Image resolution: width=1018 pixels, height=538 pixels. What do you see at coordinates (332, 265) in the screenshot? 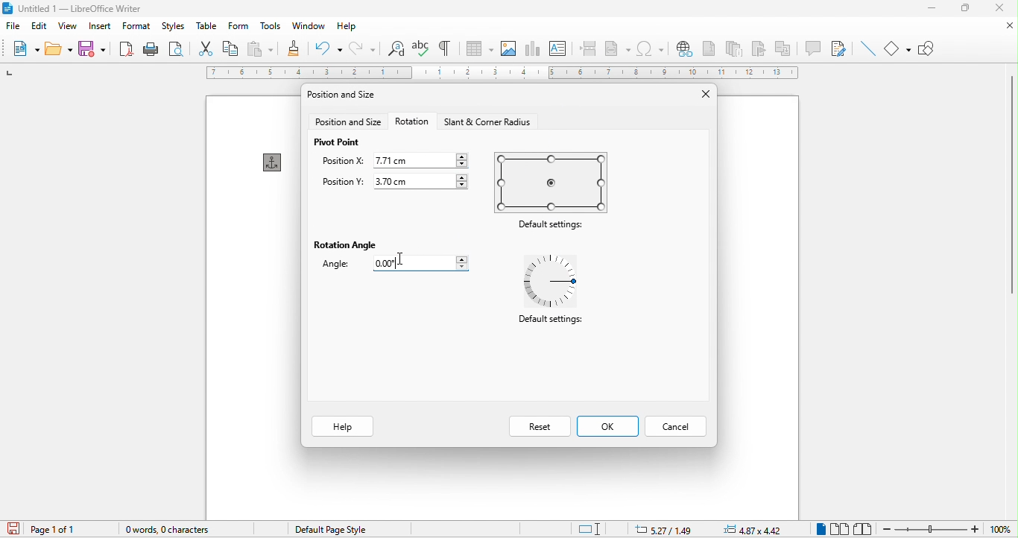
I see `angle` at bounding box center [332, 265].